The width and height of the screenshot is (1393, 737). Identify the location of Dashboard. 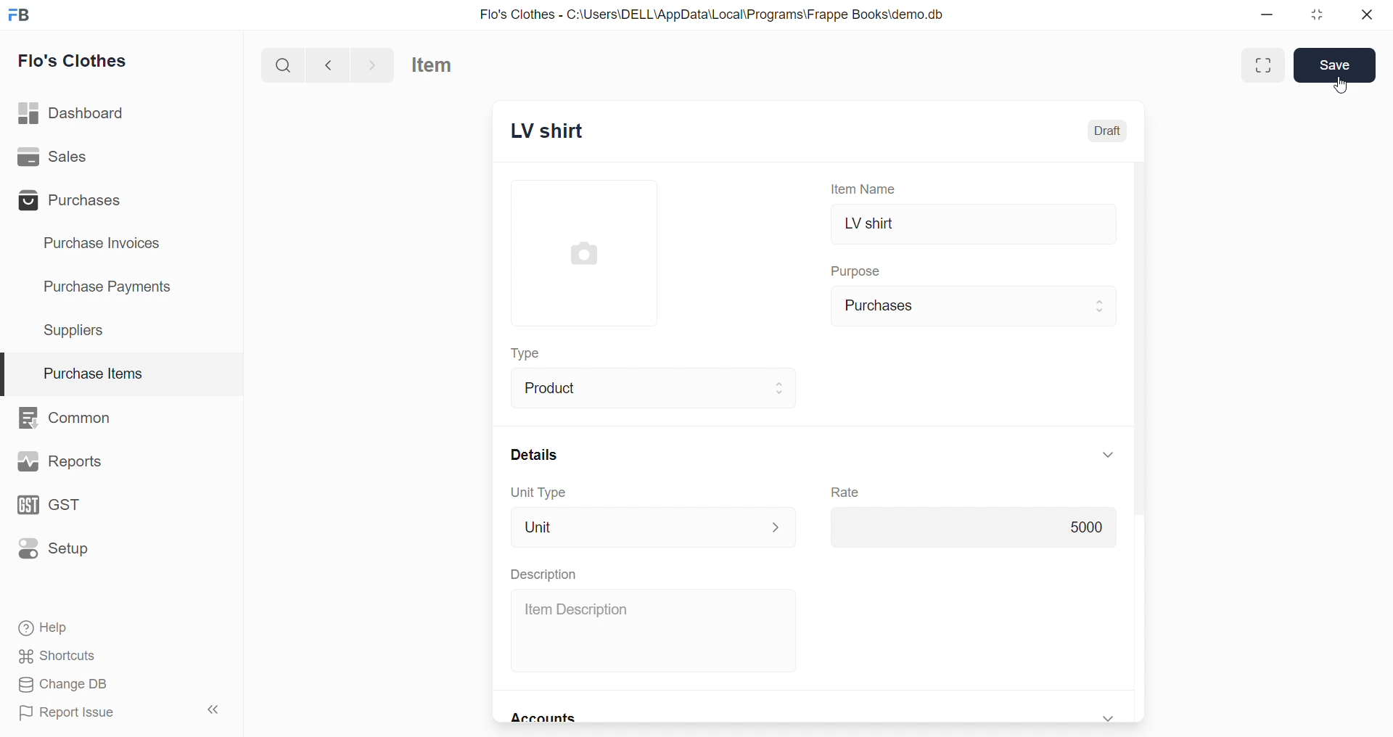
(78, 111).